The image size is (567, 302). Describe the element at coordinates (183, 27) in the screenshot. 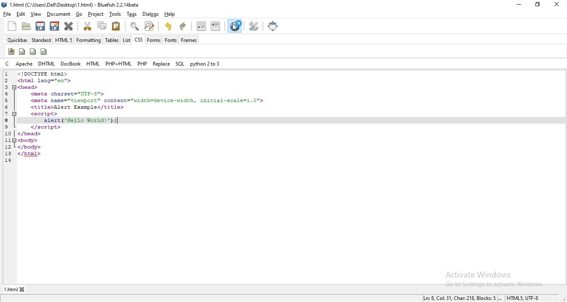

I see `redo` at that location.